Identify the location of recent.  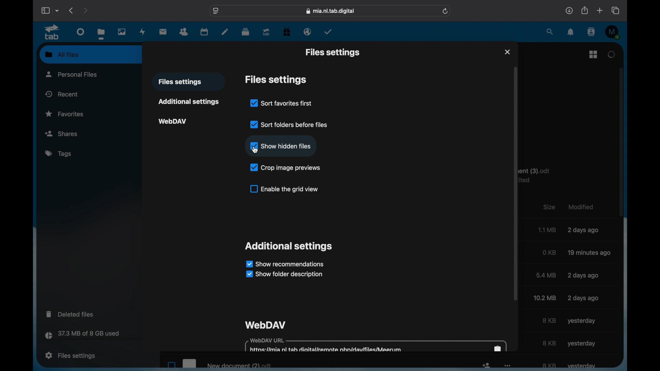
(62, 94).